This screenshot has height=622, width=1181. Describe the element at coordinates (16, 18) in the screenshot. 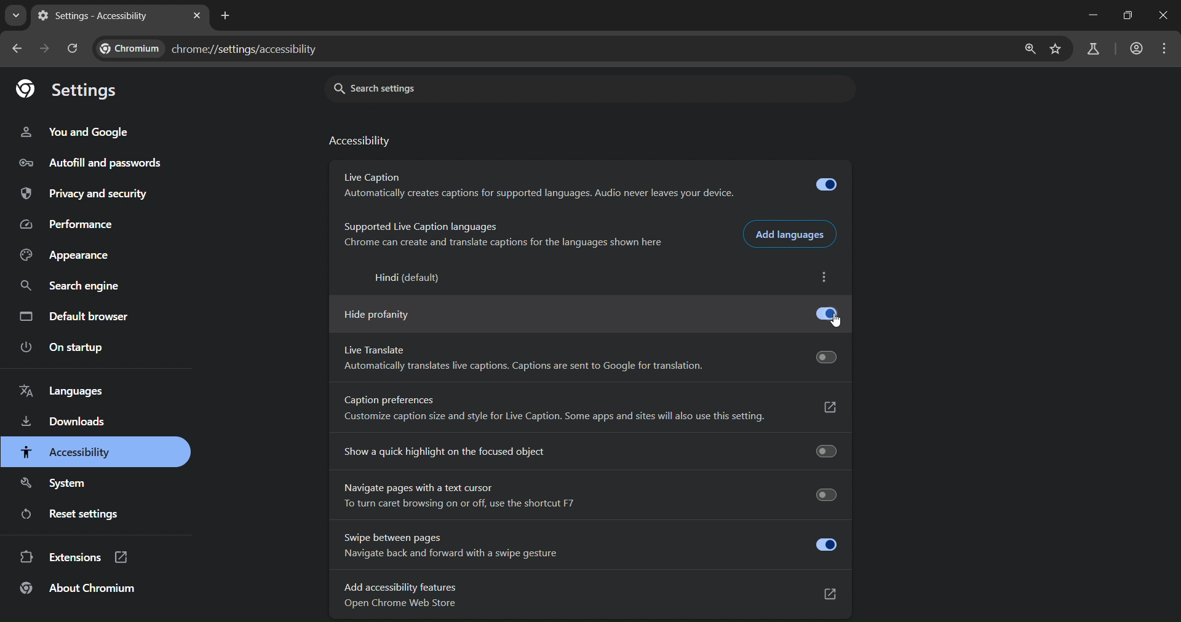

I see `search tab` at that location.